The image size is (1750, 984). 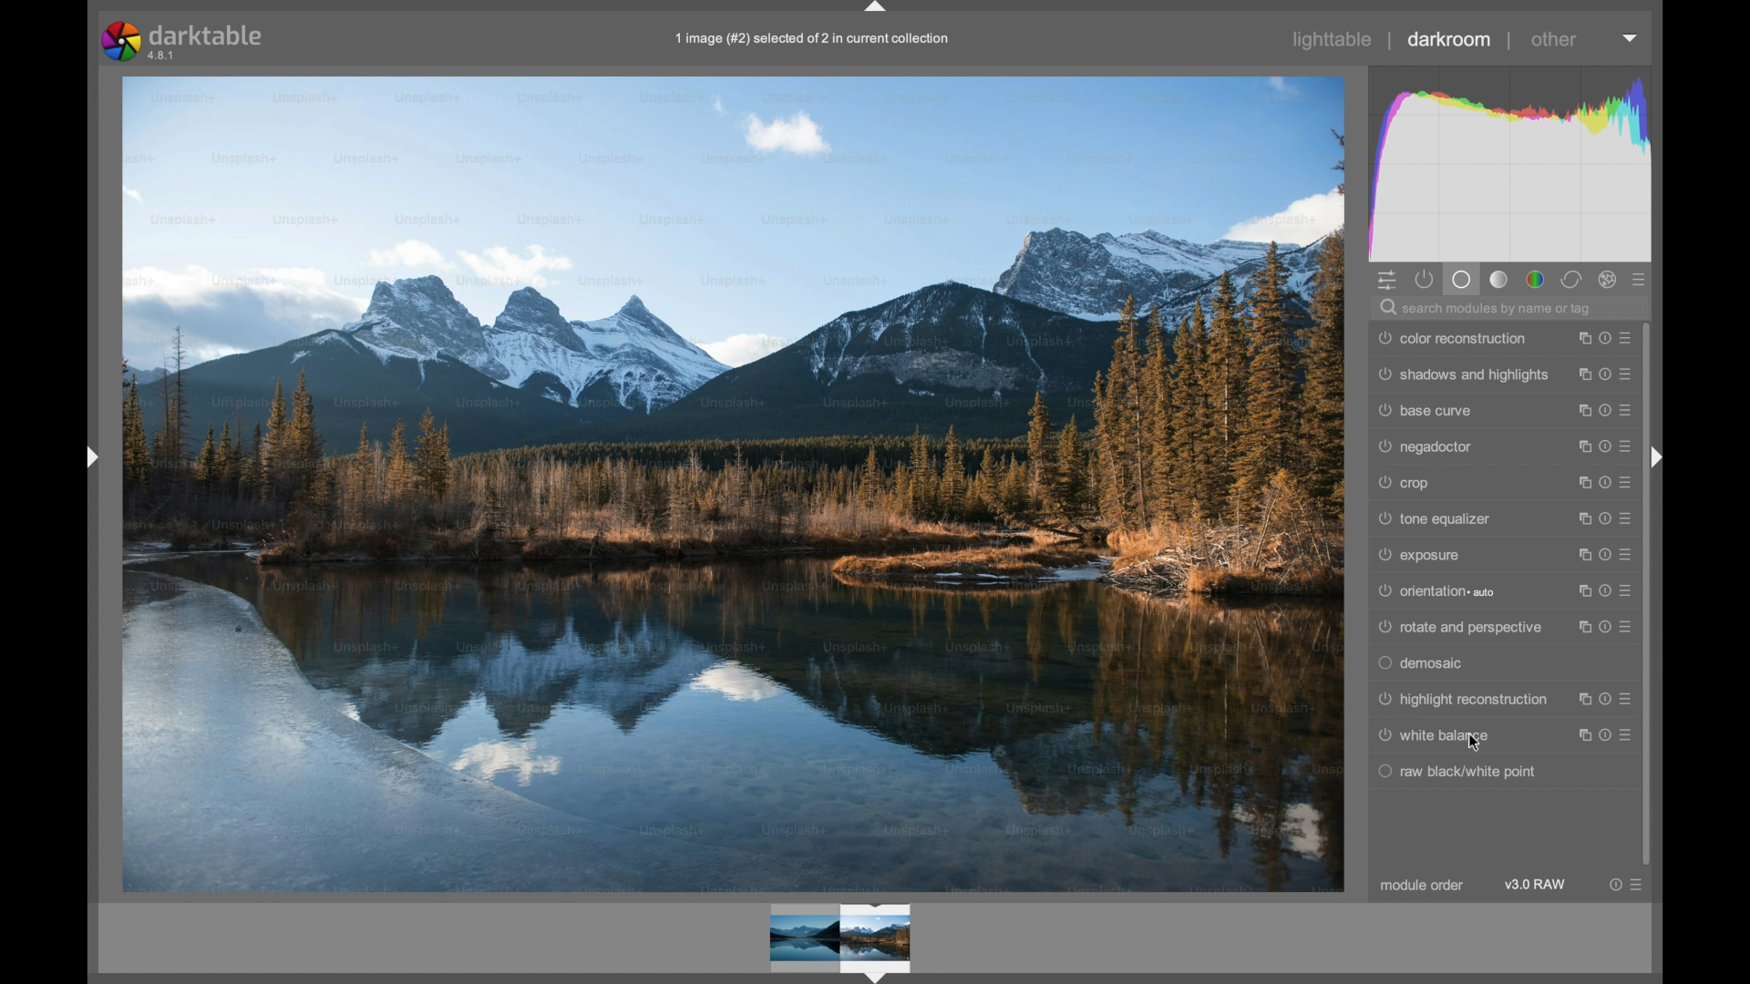 What do you see at coordinates (1580, 519) in the screenshot?
I see `instance` at bounding box center [1580, 519].